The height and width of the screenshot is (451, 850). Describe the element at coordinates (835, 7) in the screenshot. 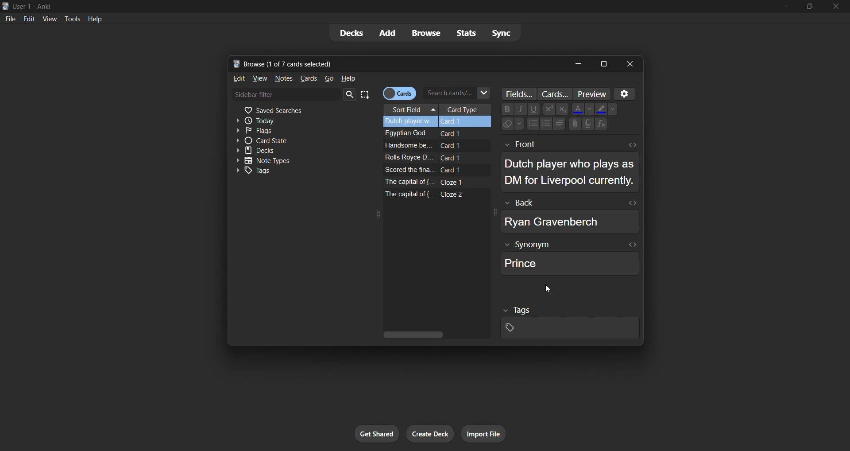

I see `close` at that location.